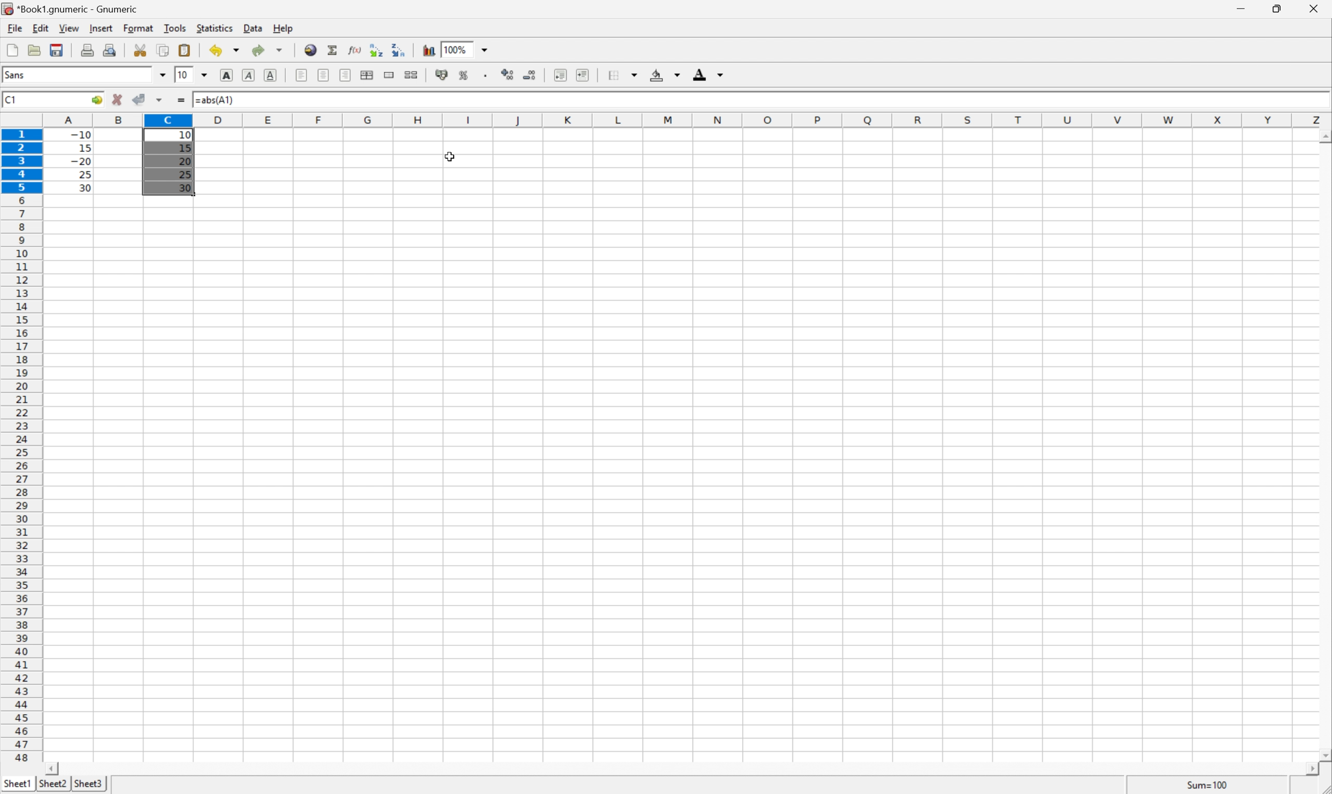 The image size is (1332, 794). Describe the element at coordinates (272, 74) in the screenshot. I see `Underline` at that location.